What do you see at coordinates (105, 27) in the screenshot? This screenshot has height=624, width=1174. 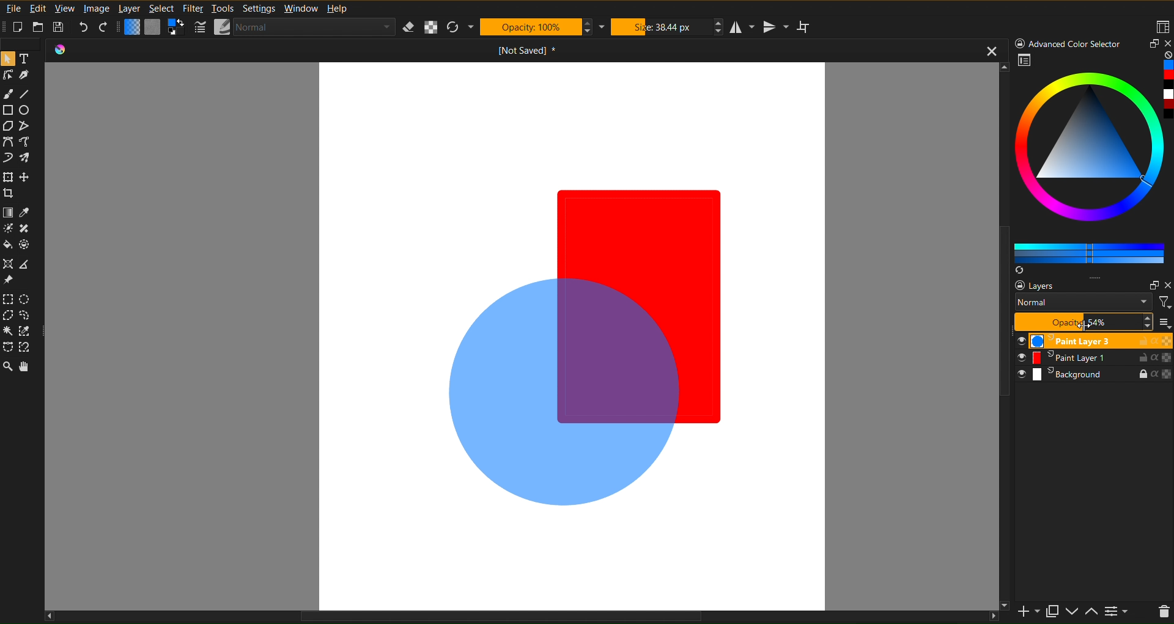 I see `Redo` at bounding box center [105, 27].